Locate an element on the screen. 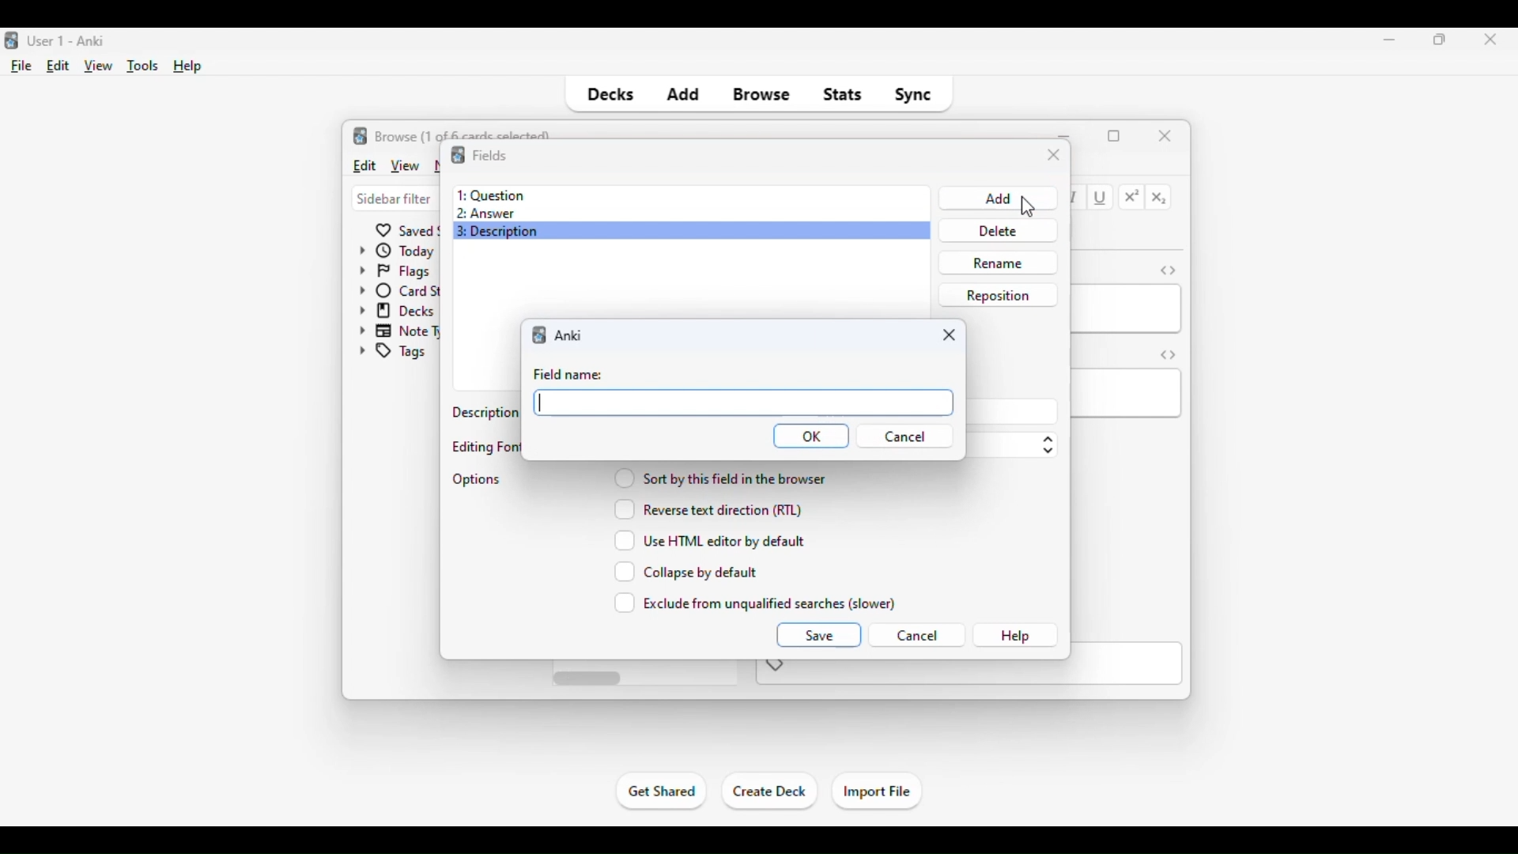 The height and width of the screenshot is (854, 1518). cursor is located at coordinates (1026, 210).